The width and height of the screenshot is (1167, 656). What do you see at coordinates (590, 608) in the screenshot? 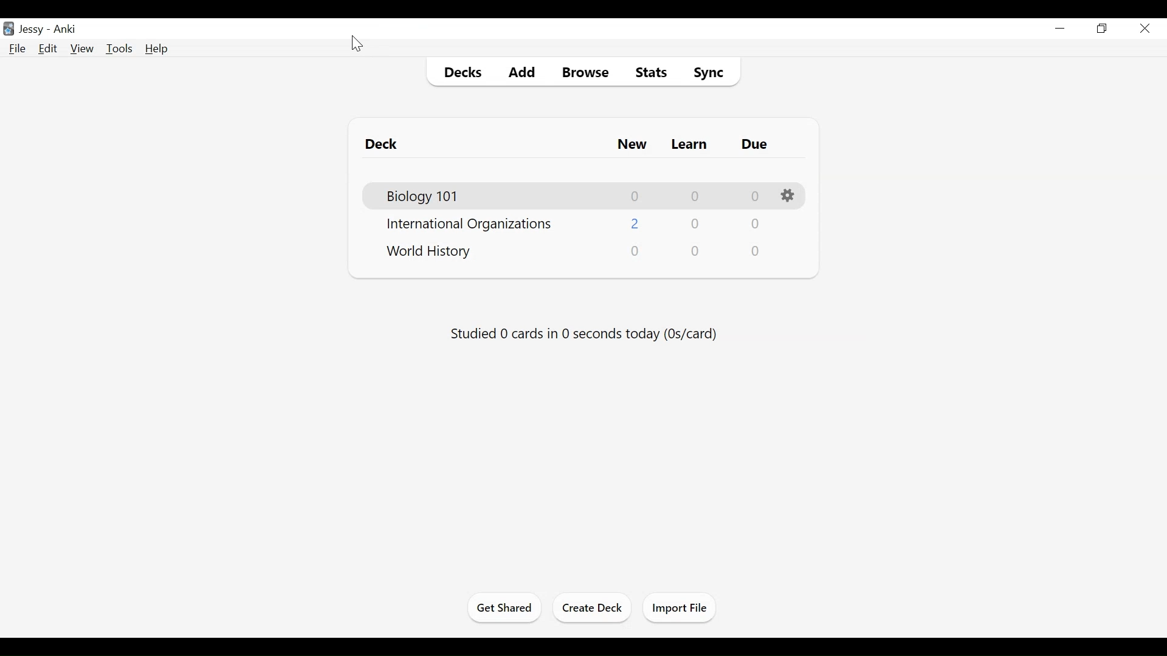
I see `Create Deck` at bounding box center [590, 608].